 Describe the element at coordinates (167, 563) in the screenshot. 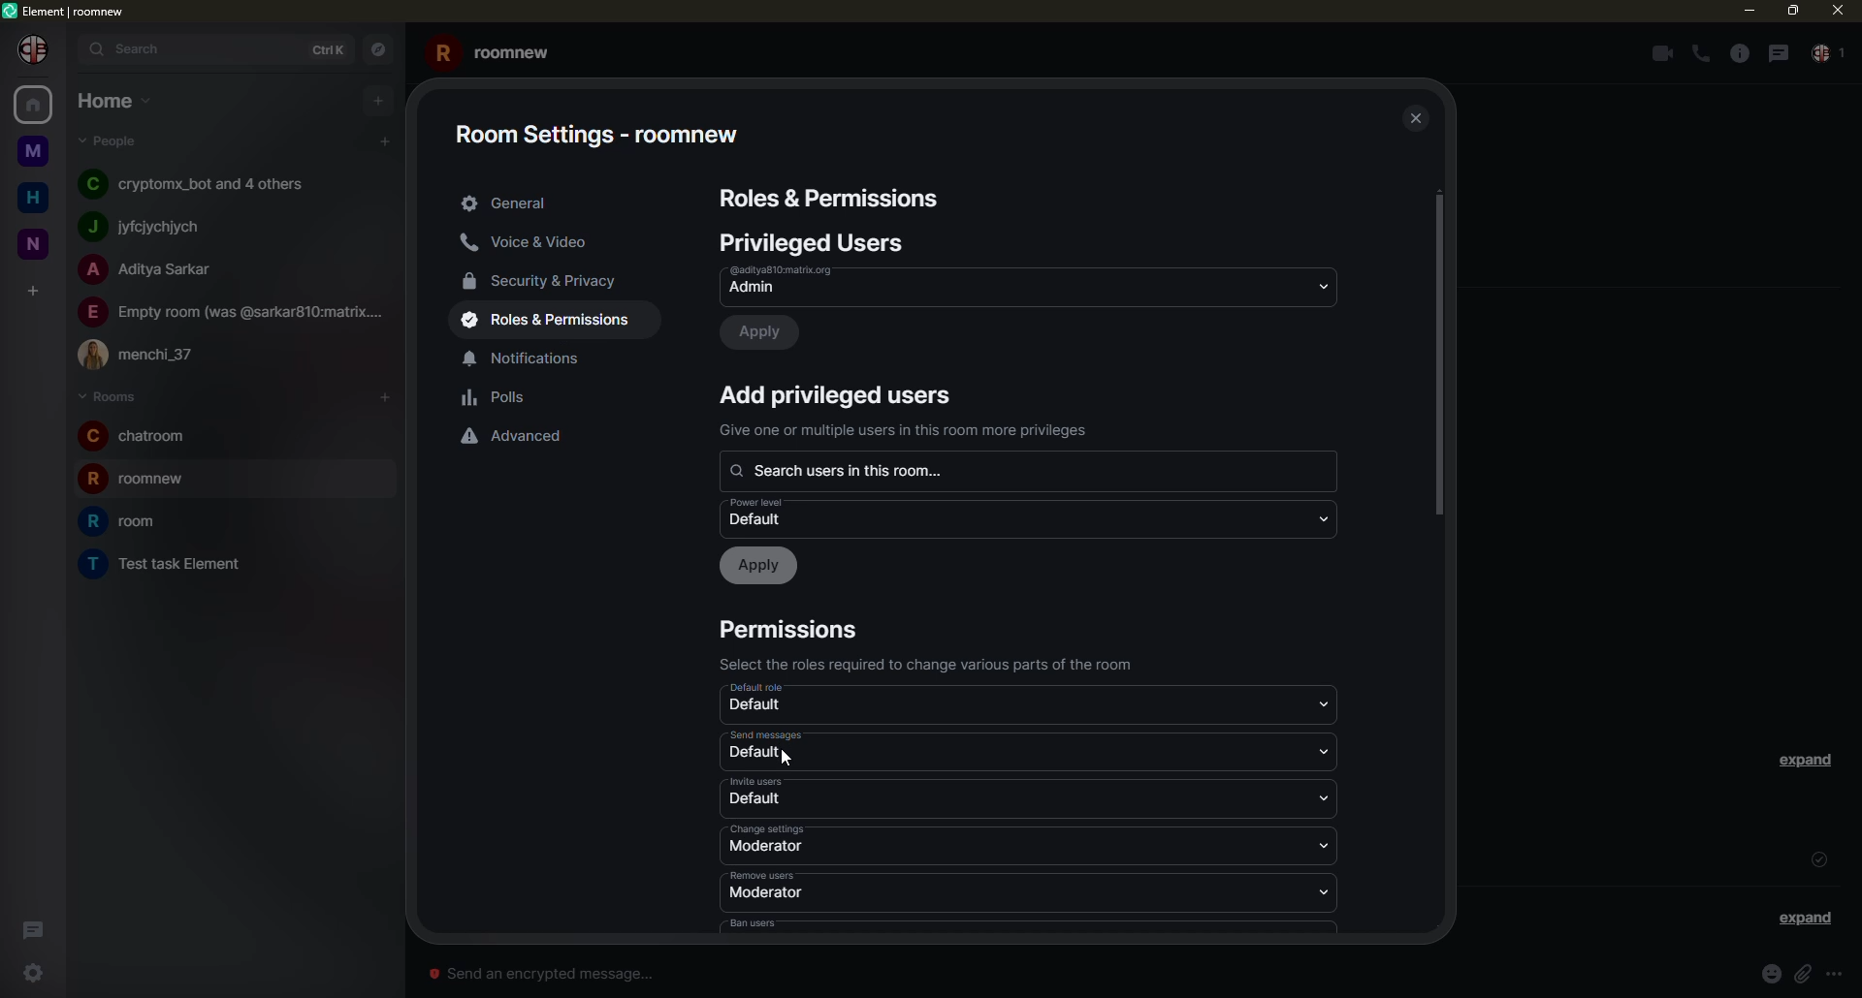

I see `room` at that location.